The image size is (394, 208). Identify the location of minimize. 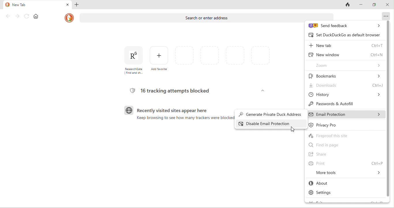
(362, 5).